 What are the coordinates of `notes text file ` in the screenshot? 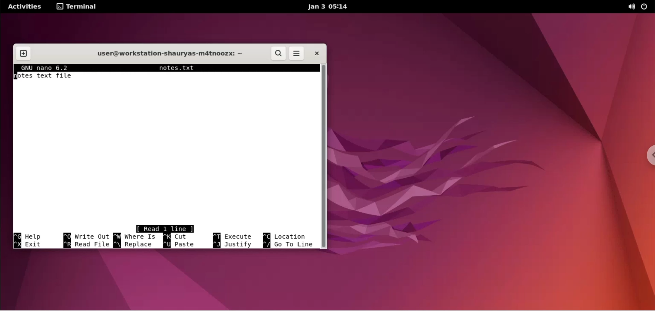 It's located at (52, 76).